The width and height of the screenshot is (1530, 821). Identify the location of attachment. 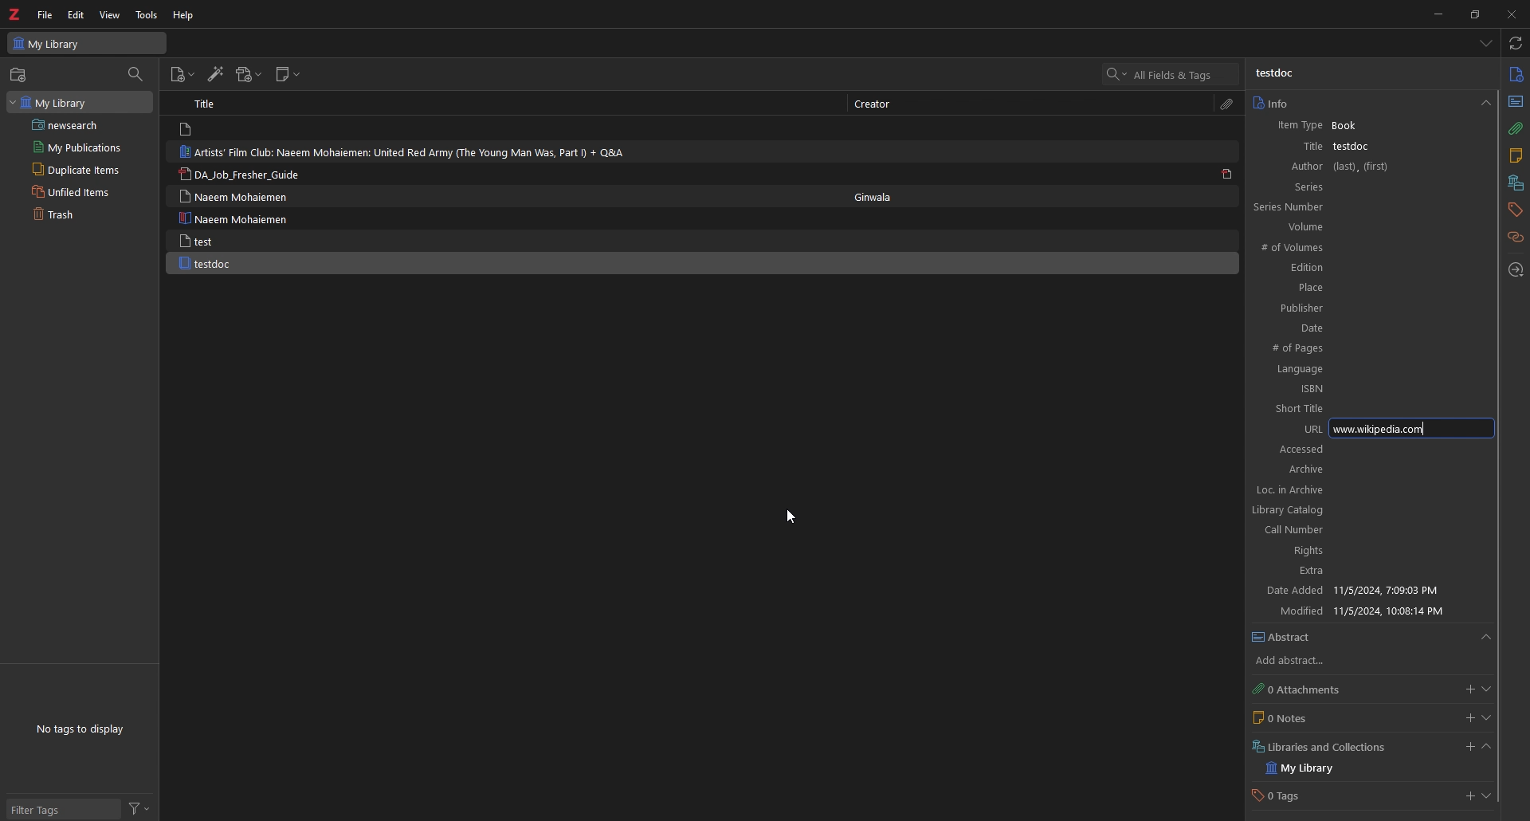
(1227, 105).